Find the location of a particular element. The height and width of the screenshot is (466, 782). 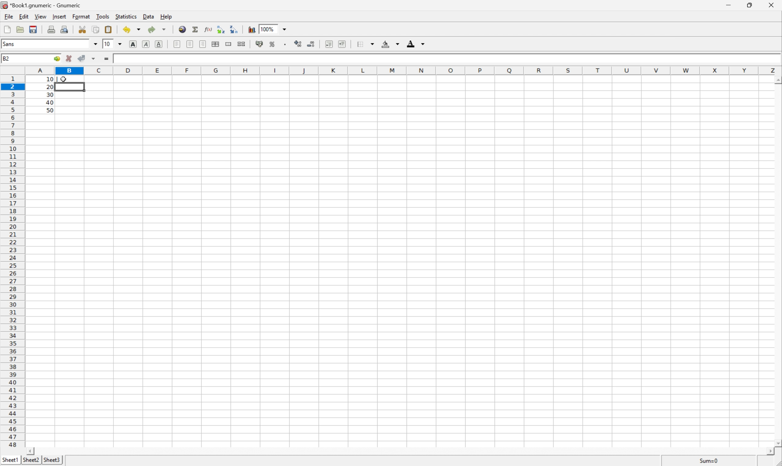

50 is located at coordinates (50, 111).